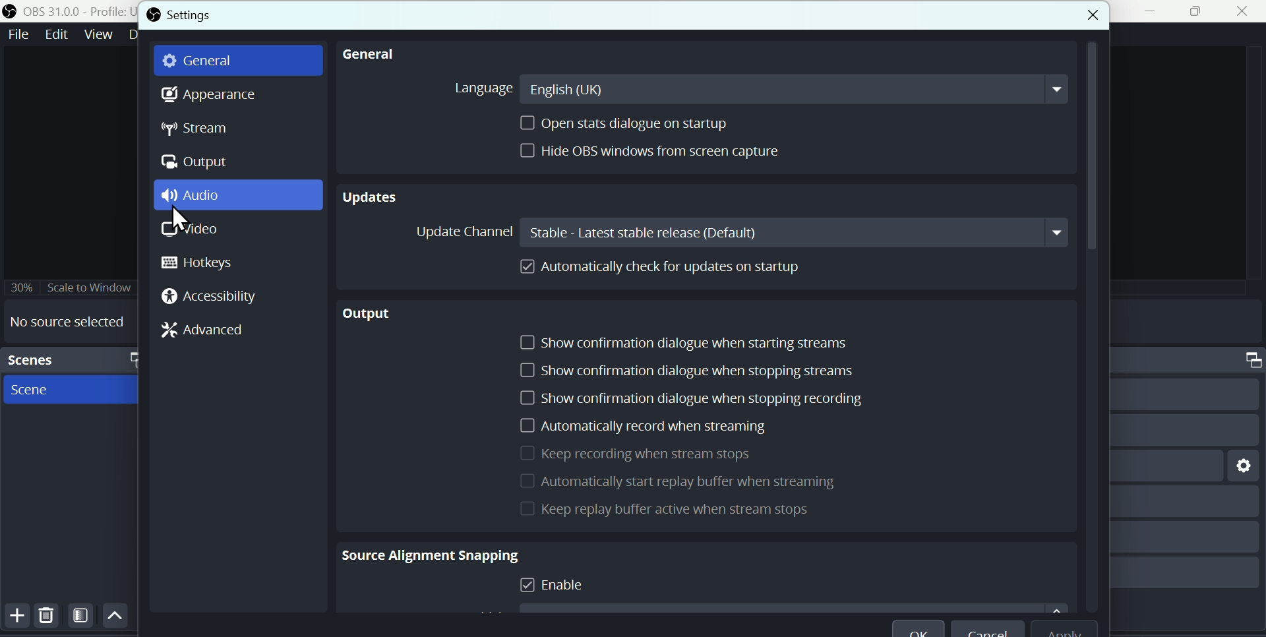  I want to click on Views, so click(100, 34).